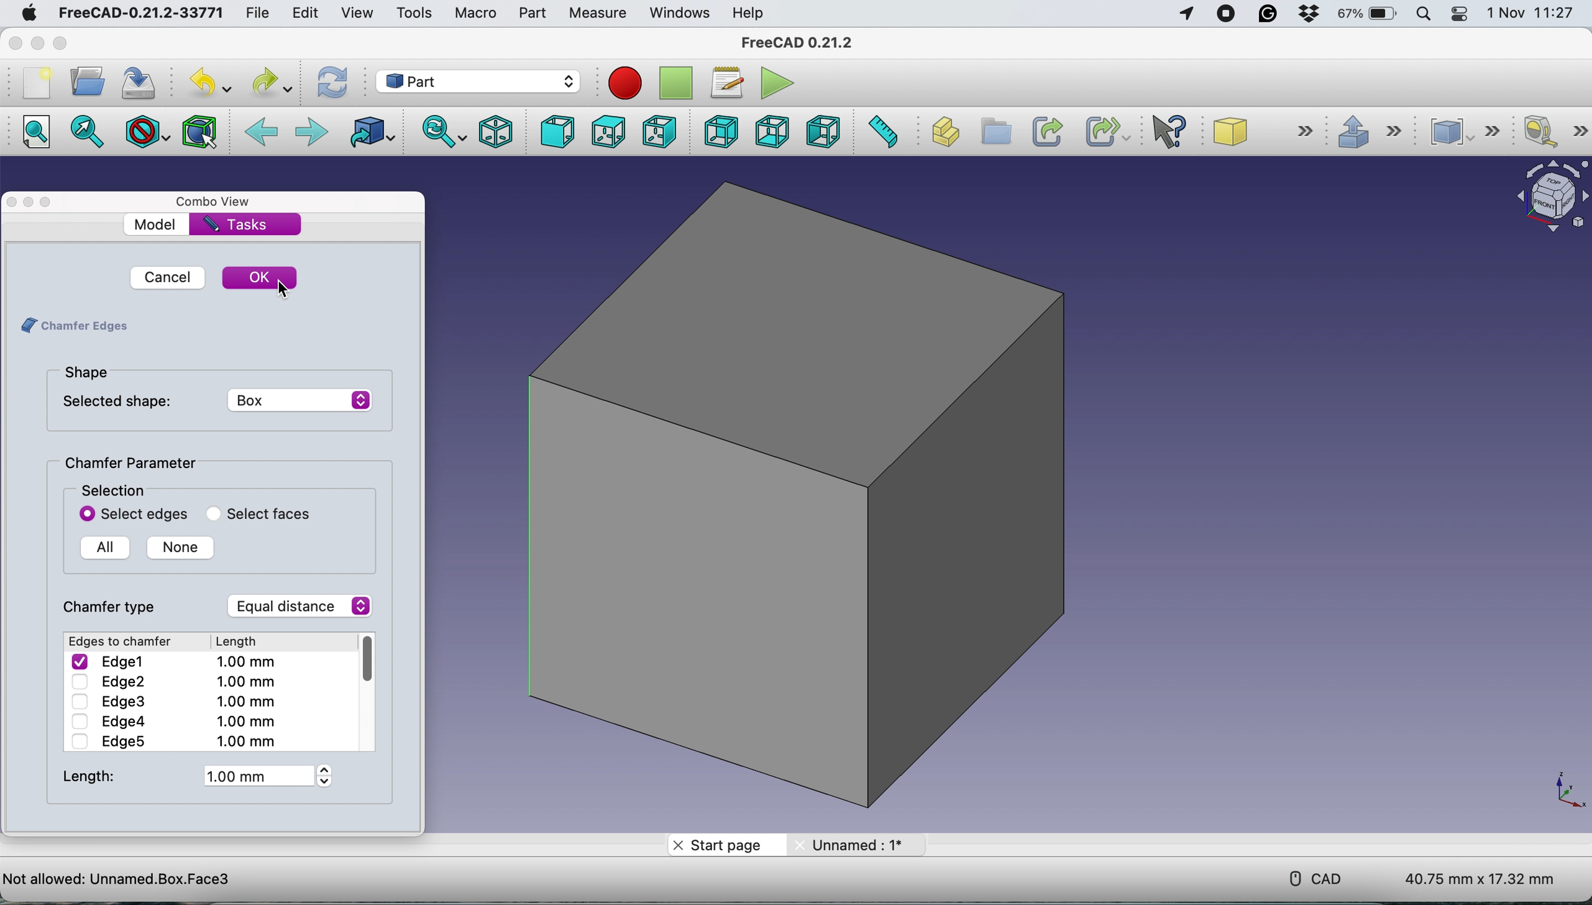 This screenshot has height=905, width=1592. Describe the element at coordinates (536, 12) in the screenshot. I see `part` at that location.